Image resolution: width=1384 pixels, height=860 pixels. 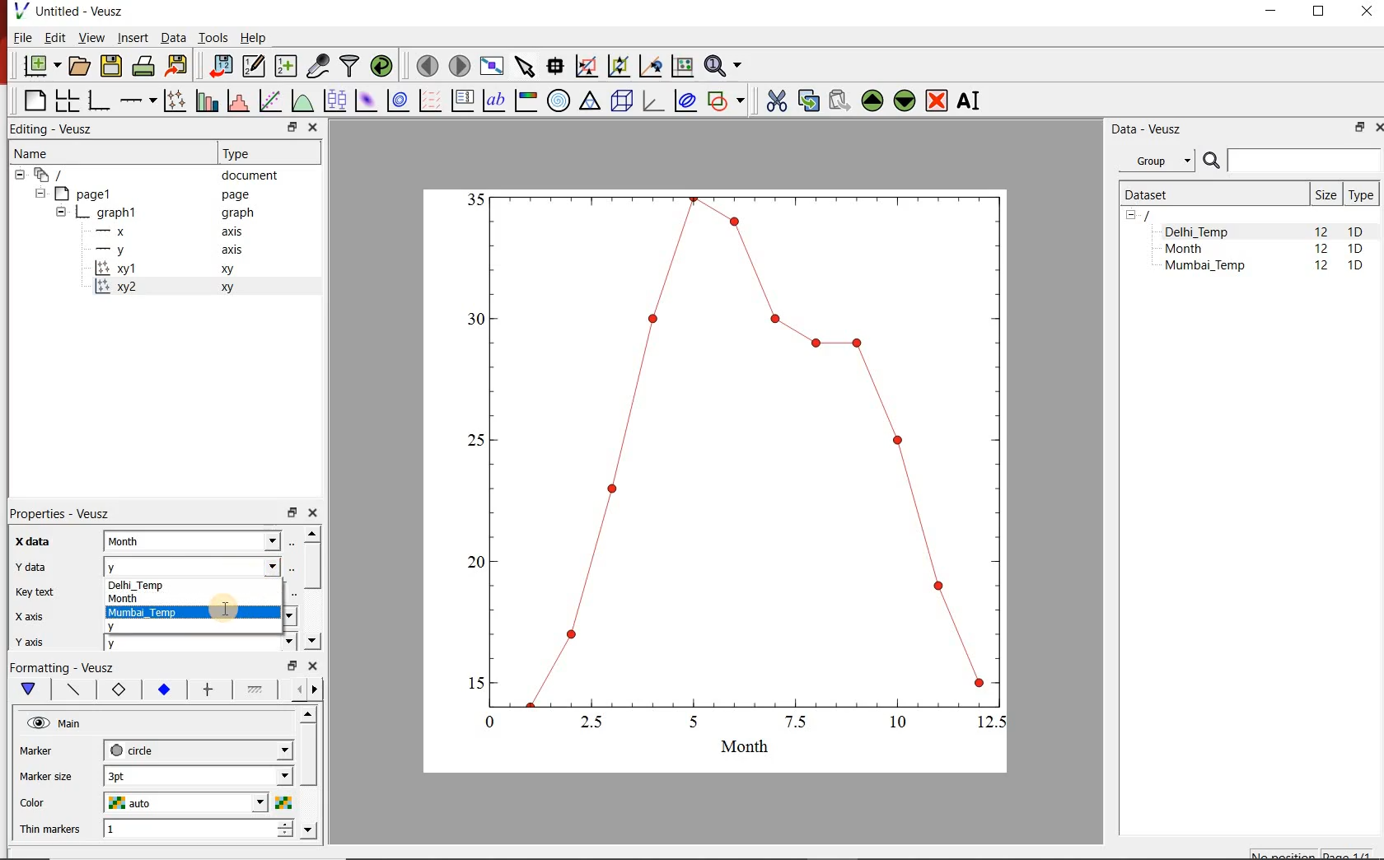 What do you see at coordinates (226, 608) in the screenshot?
I see `cursor` at bounding box center [226, 608].